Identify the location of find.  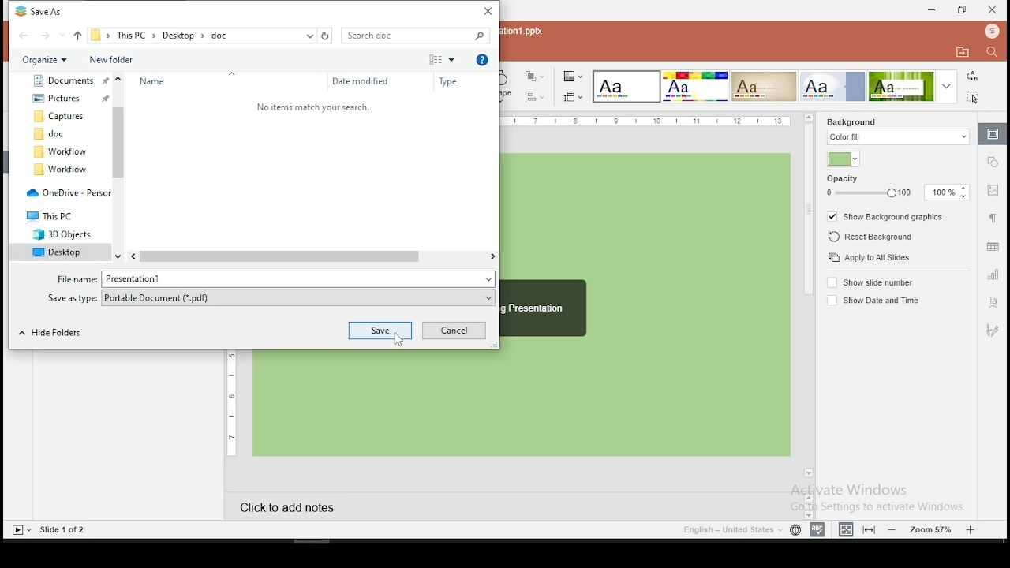
(992, 52).